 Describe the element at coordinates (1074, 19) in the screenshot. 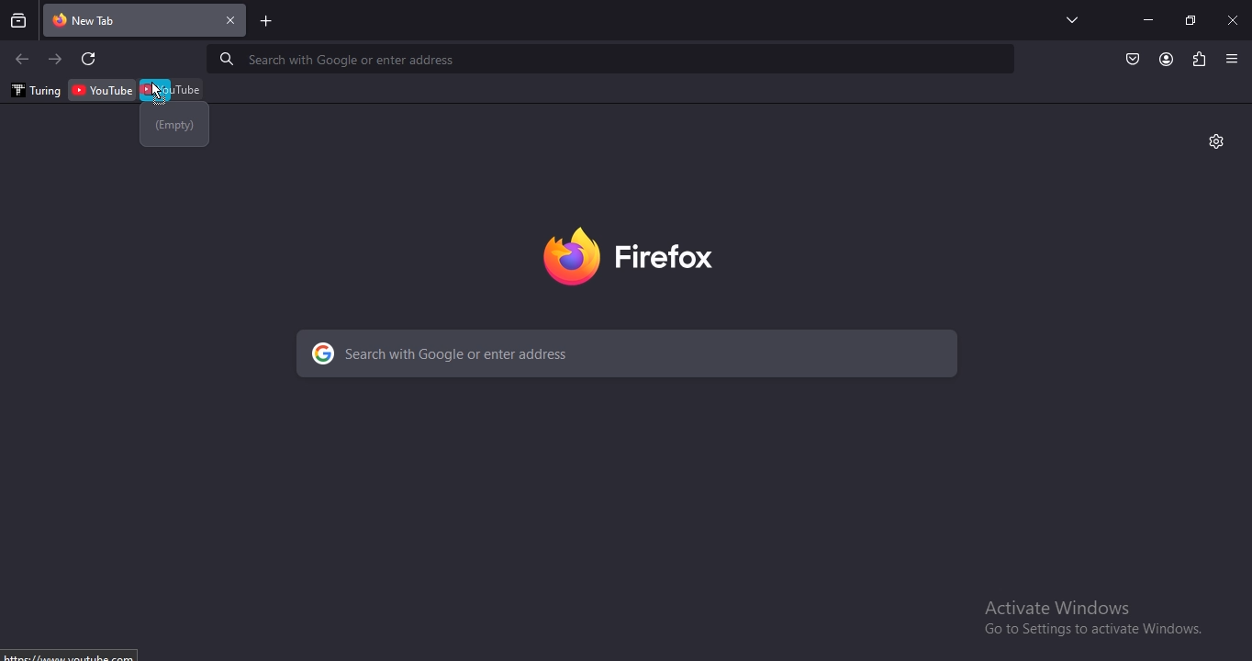

I see `search tabs` at that location.